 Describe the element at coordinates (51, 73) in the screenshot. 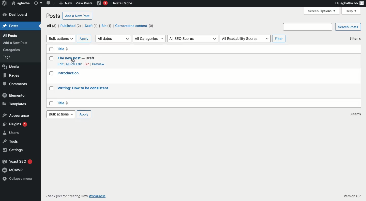

I see `Check box` at that location.